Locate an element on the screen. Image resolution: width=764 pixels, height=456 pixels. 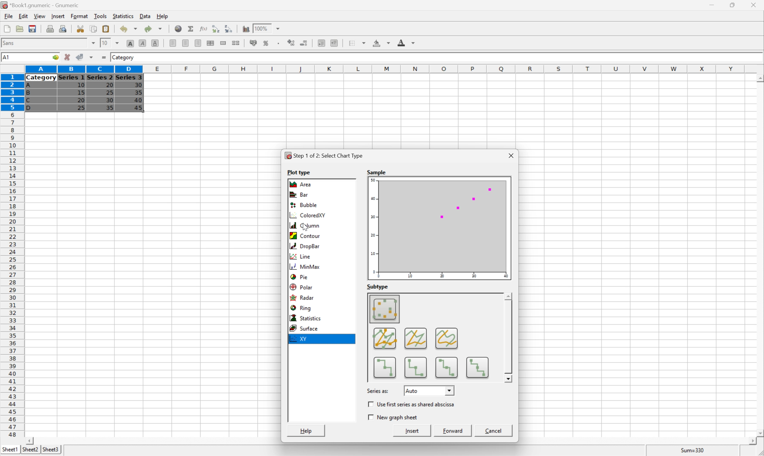
Scroll Right is located at coordinates (750, 442).